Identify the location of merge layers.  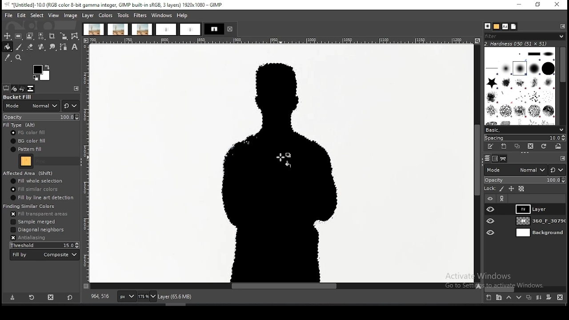
(539, 297).